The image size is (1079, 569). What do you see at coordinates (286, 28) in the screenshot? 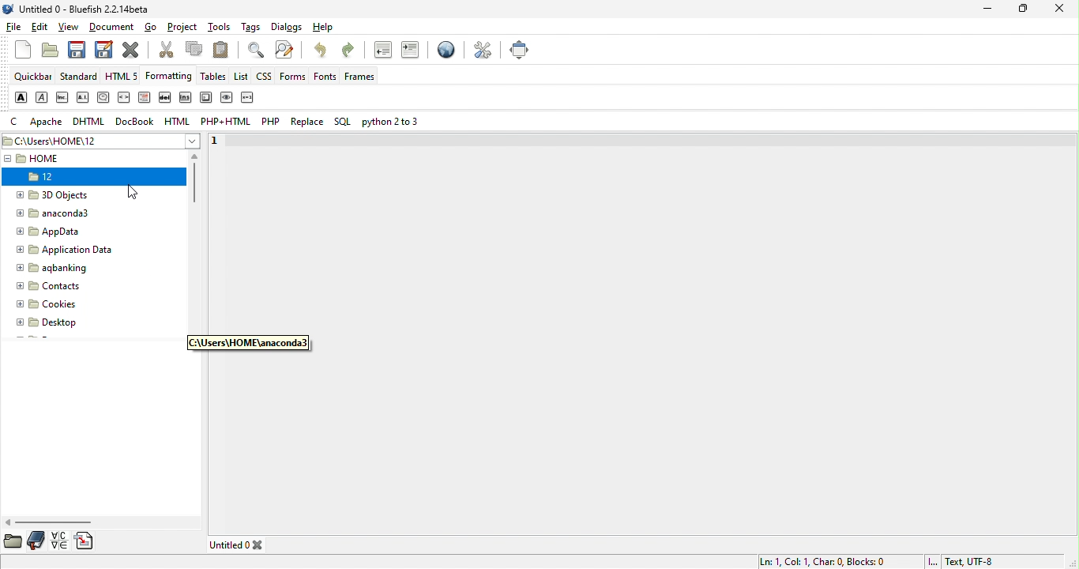
I see `dialogs` at bounding box center [286, 28].